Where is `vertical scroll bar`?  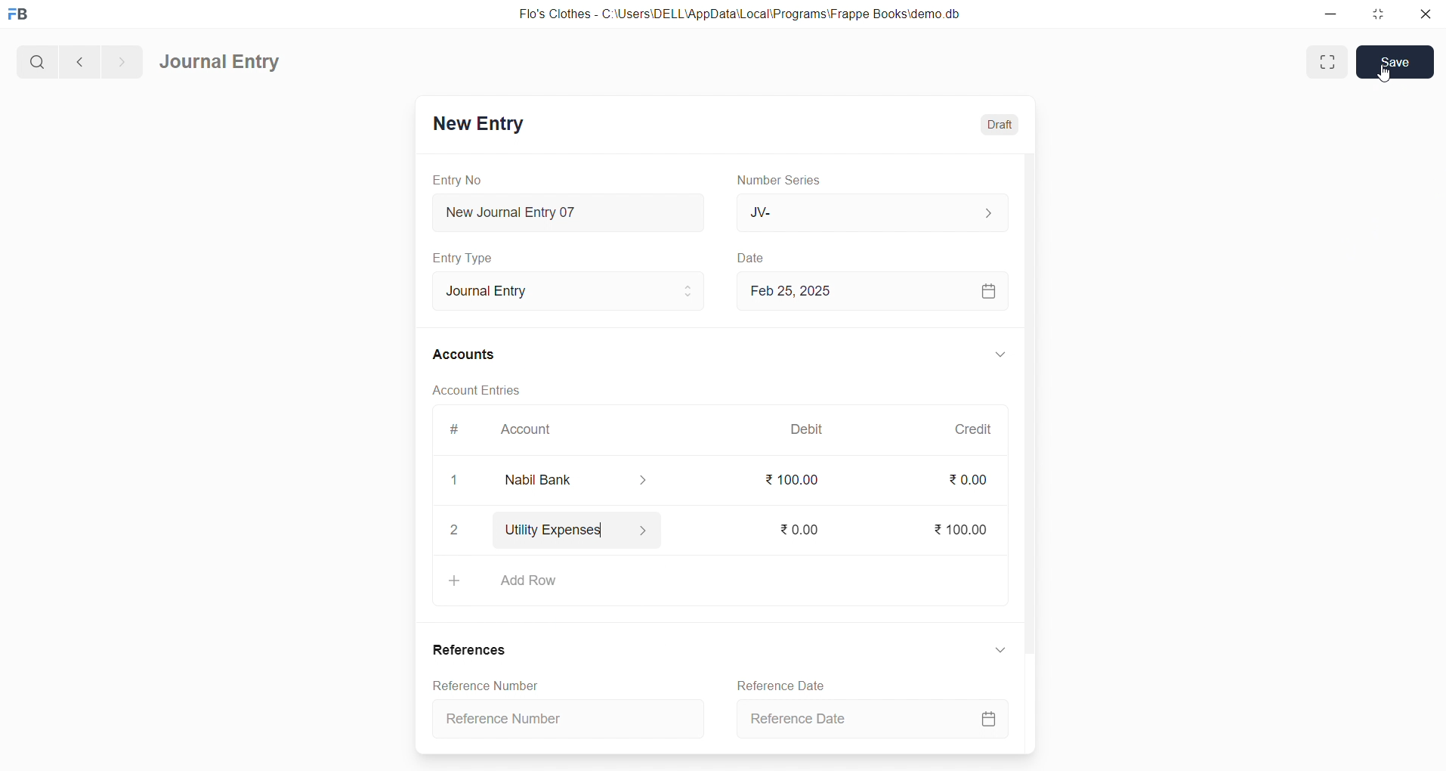
vertical scroll bar is located at coordinates (1029, 451).